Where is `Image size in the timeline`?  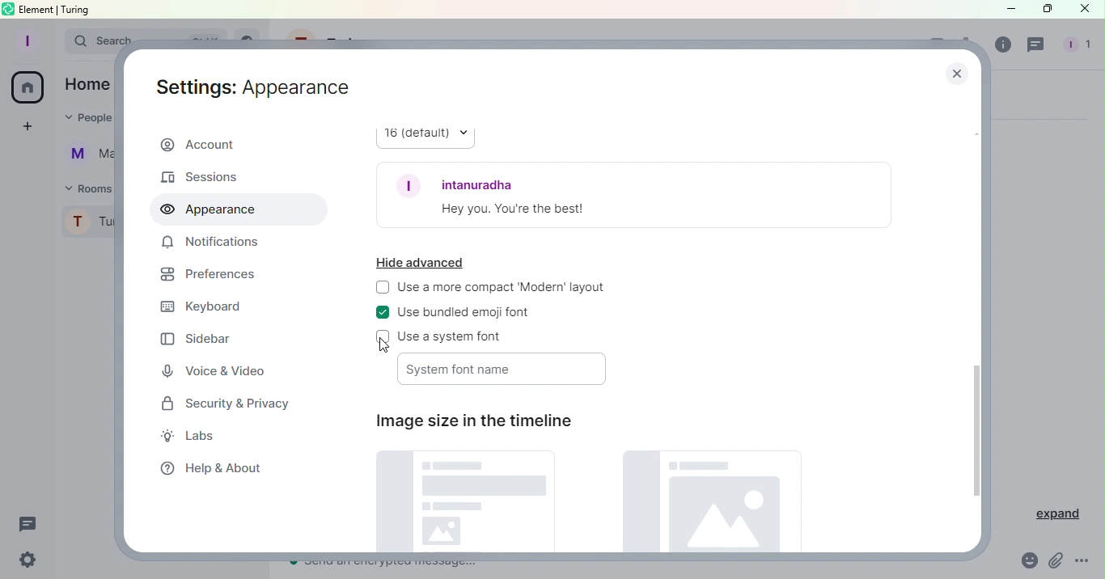 Image size in the timeline is located at coordinates (481, 418).